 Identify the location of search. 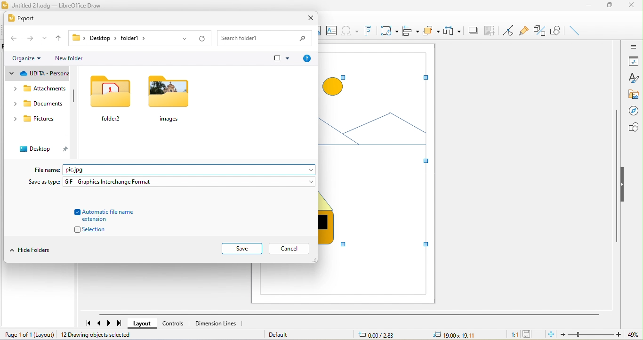
(265, 37).